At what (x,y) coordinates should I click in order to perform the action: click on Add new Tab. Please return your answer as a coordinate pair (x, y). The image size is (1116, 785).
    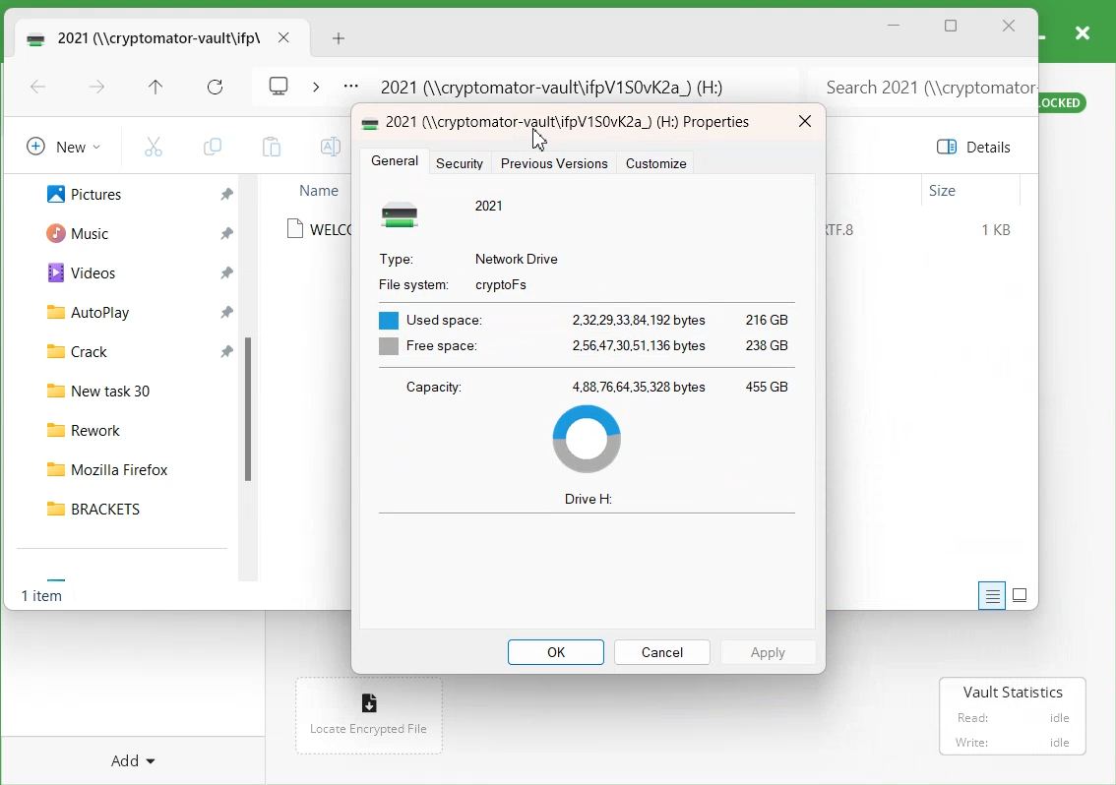
    Looking at the image, I should click on (341, 38).